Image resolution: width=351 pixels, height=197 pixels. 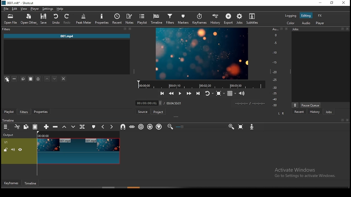 I want to click on Jobs, so click(x=321, y=30).